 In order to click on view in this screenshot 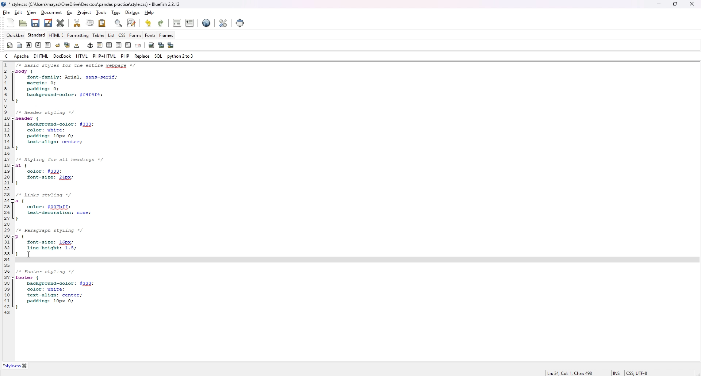, I will do `click(31, 12)`.